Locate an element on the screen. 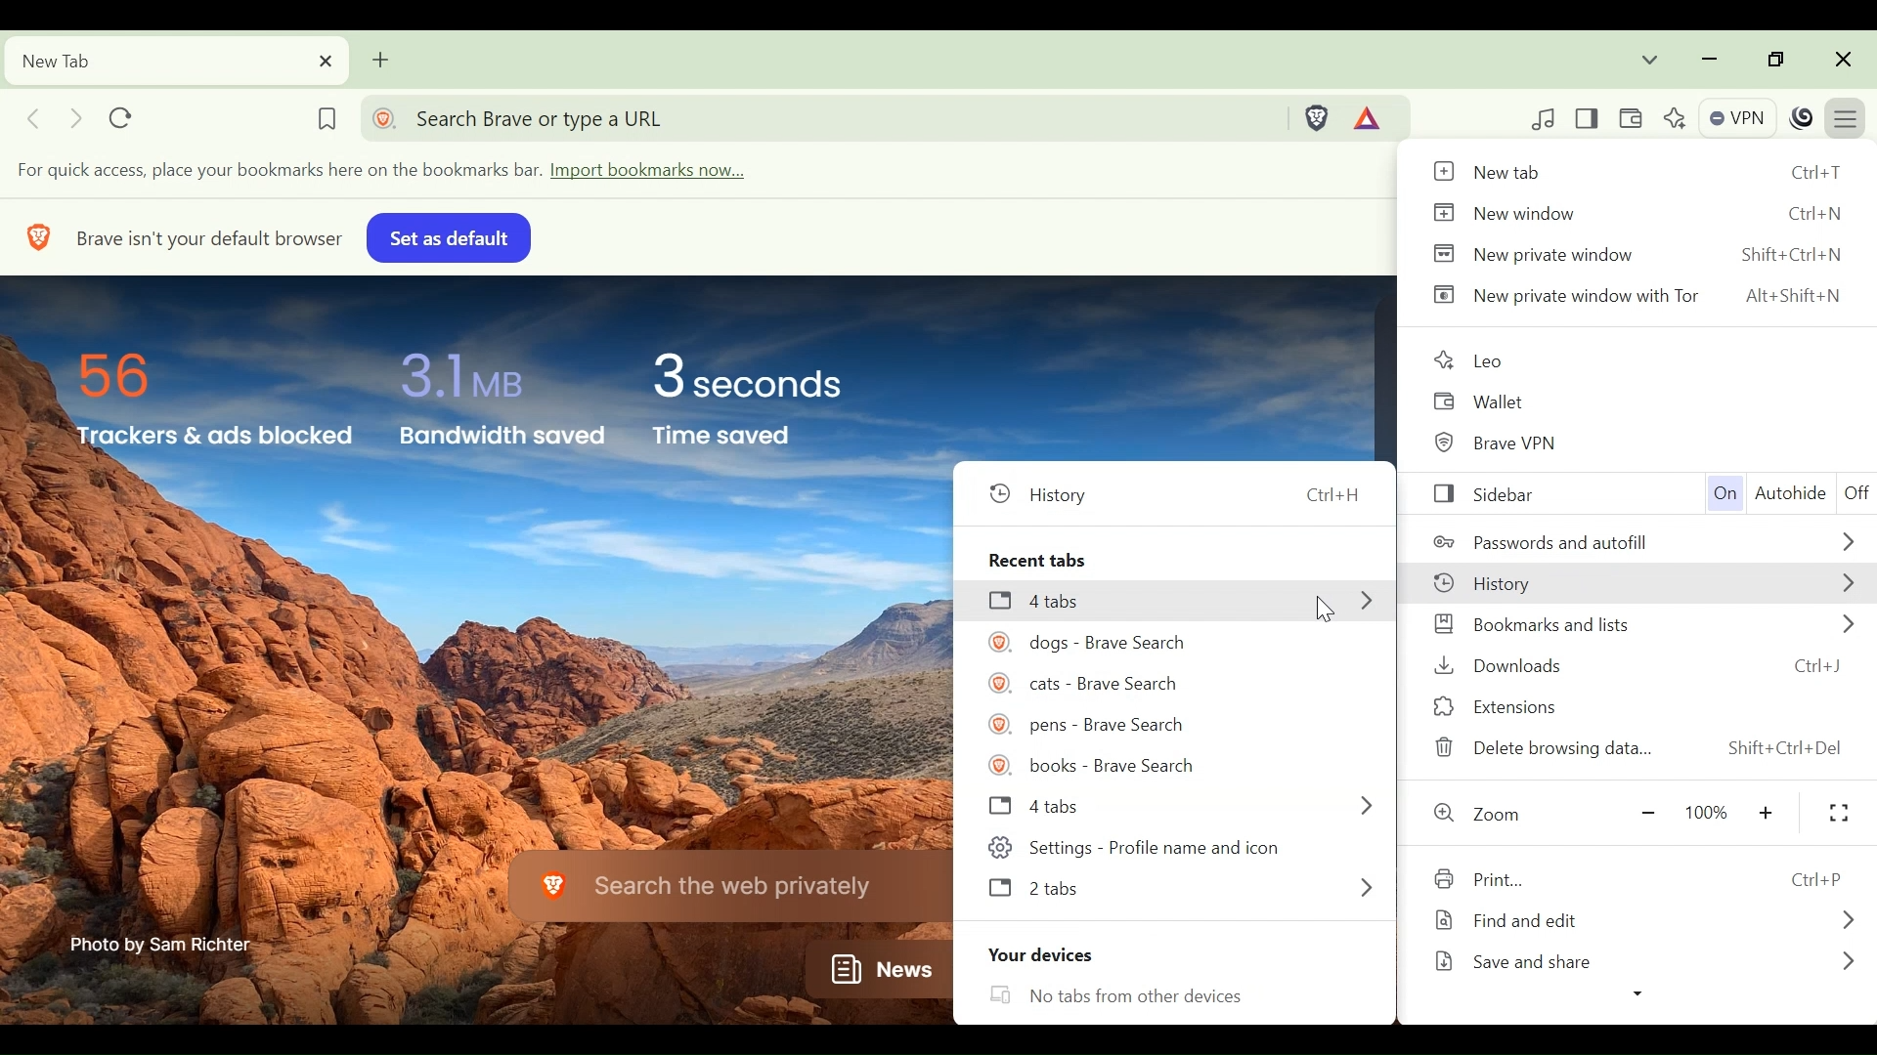 Image resolution: width=1877 pixels, height=1055 pixels. Add new tab is located at coordinates (382, 58).